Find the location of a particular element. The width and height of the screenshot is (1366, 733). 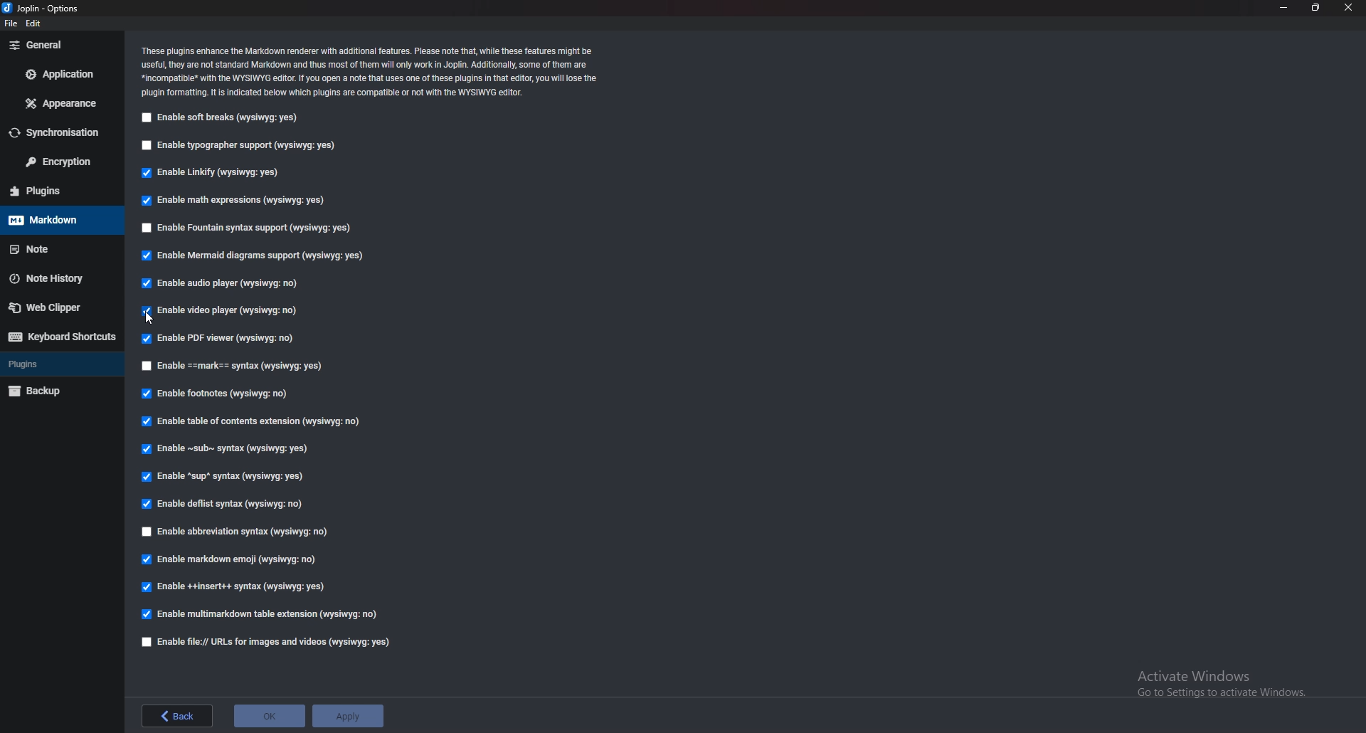

General is located at coordinates (56, 45).